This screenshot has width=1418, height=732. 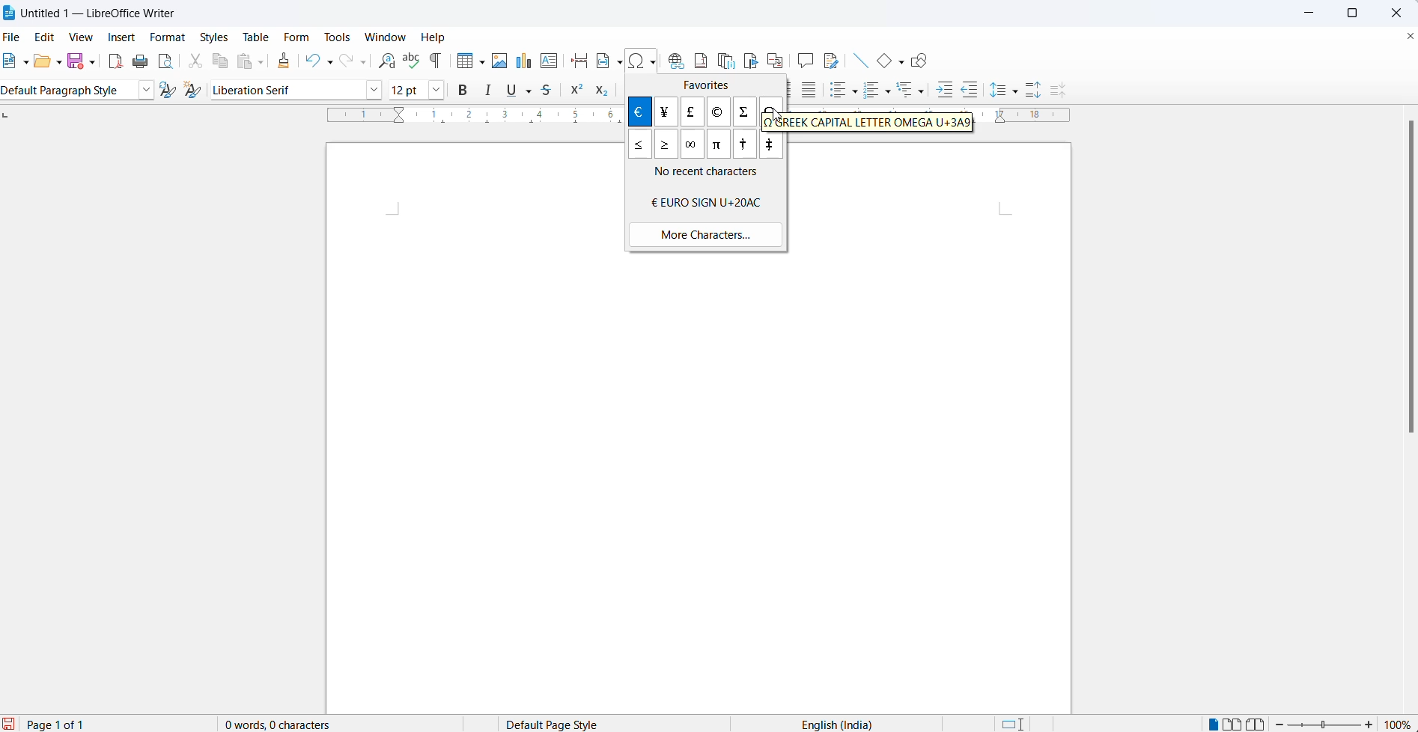 What do you see at coordinates (410, 60) in the screenshot?
I see `spellings` at bounding box center [410, 60].